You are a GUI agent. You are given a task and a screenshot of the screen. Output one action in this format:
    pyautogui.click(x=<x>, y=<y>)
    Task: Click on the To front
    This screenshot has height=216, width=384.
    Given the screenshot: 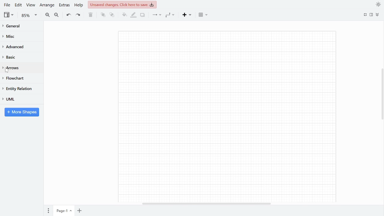 What is the action you would take?
    pyautogui.click(x=103, y=16)
    